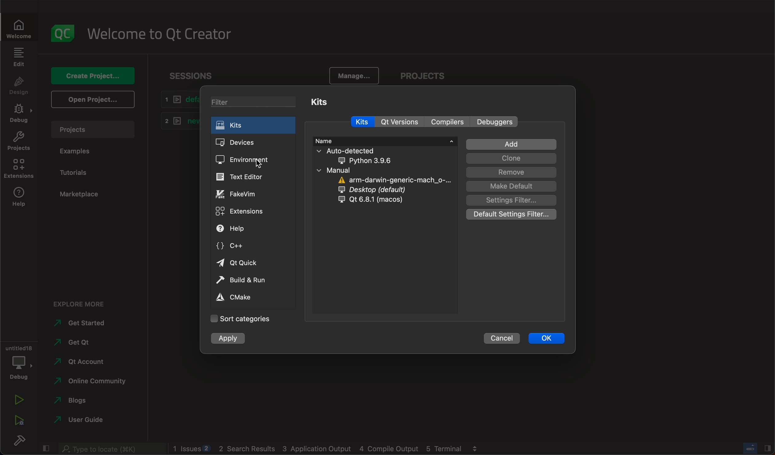 The width and height of the screenshot is (775, 455). What do you see at coordinates (82, 194) in the screenshot?
I see `marketplace` at bounding box center [82, 194].